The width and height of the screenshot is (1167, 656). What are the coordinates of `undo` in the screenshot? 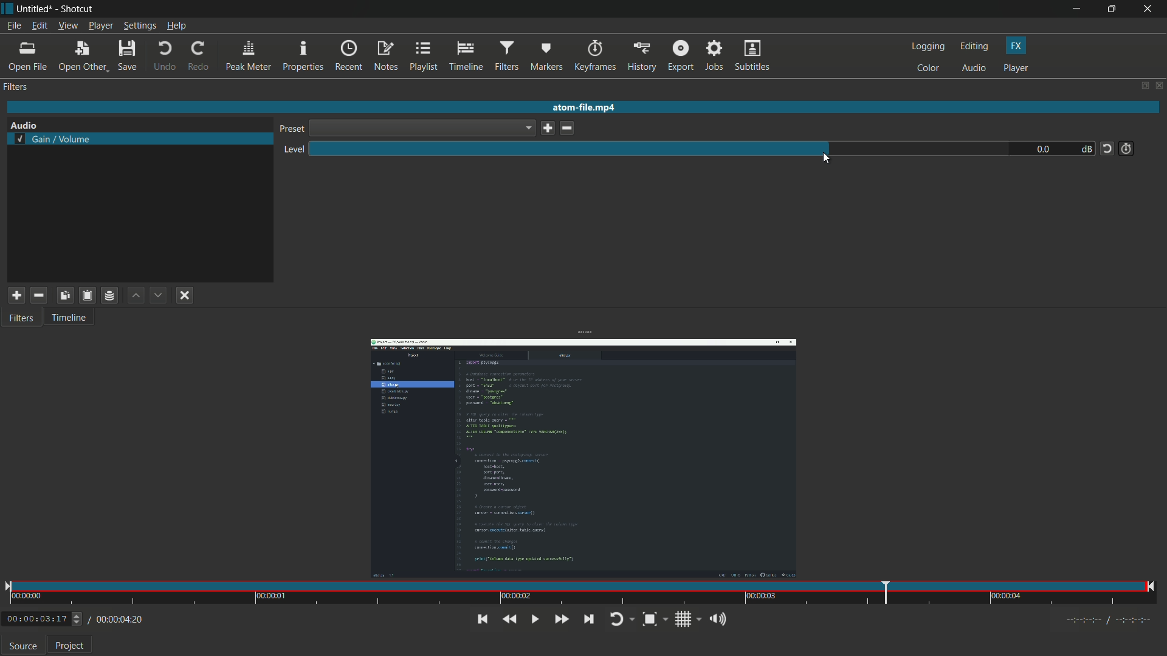 It's located at (165, 56).